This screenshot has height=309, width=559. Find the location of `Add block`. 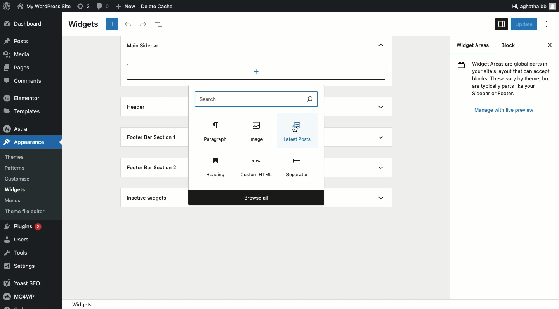

Add block is located at coordinates (256, 71).